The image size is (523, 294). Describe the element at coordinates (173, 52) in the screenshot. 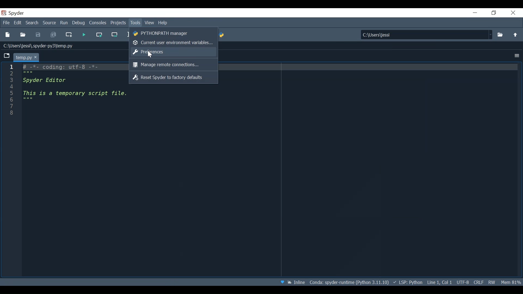

I see `Preferences` at that location.